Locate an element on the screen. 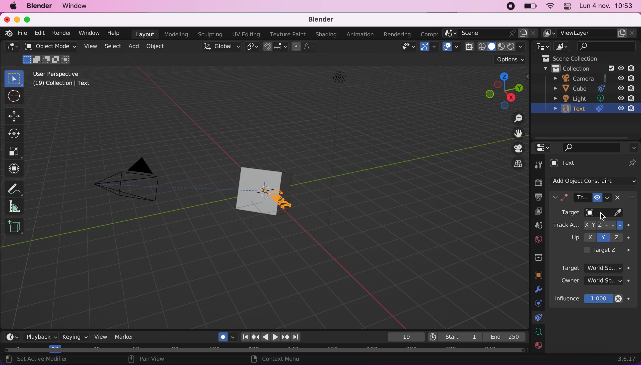 This screenshot has height=365, width=641. modifyers is located at coordinates (539, 289).